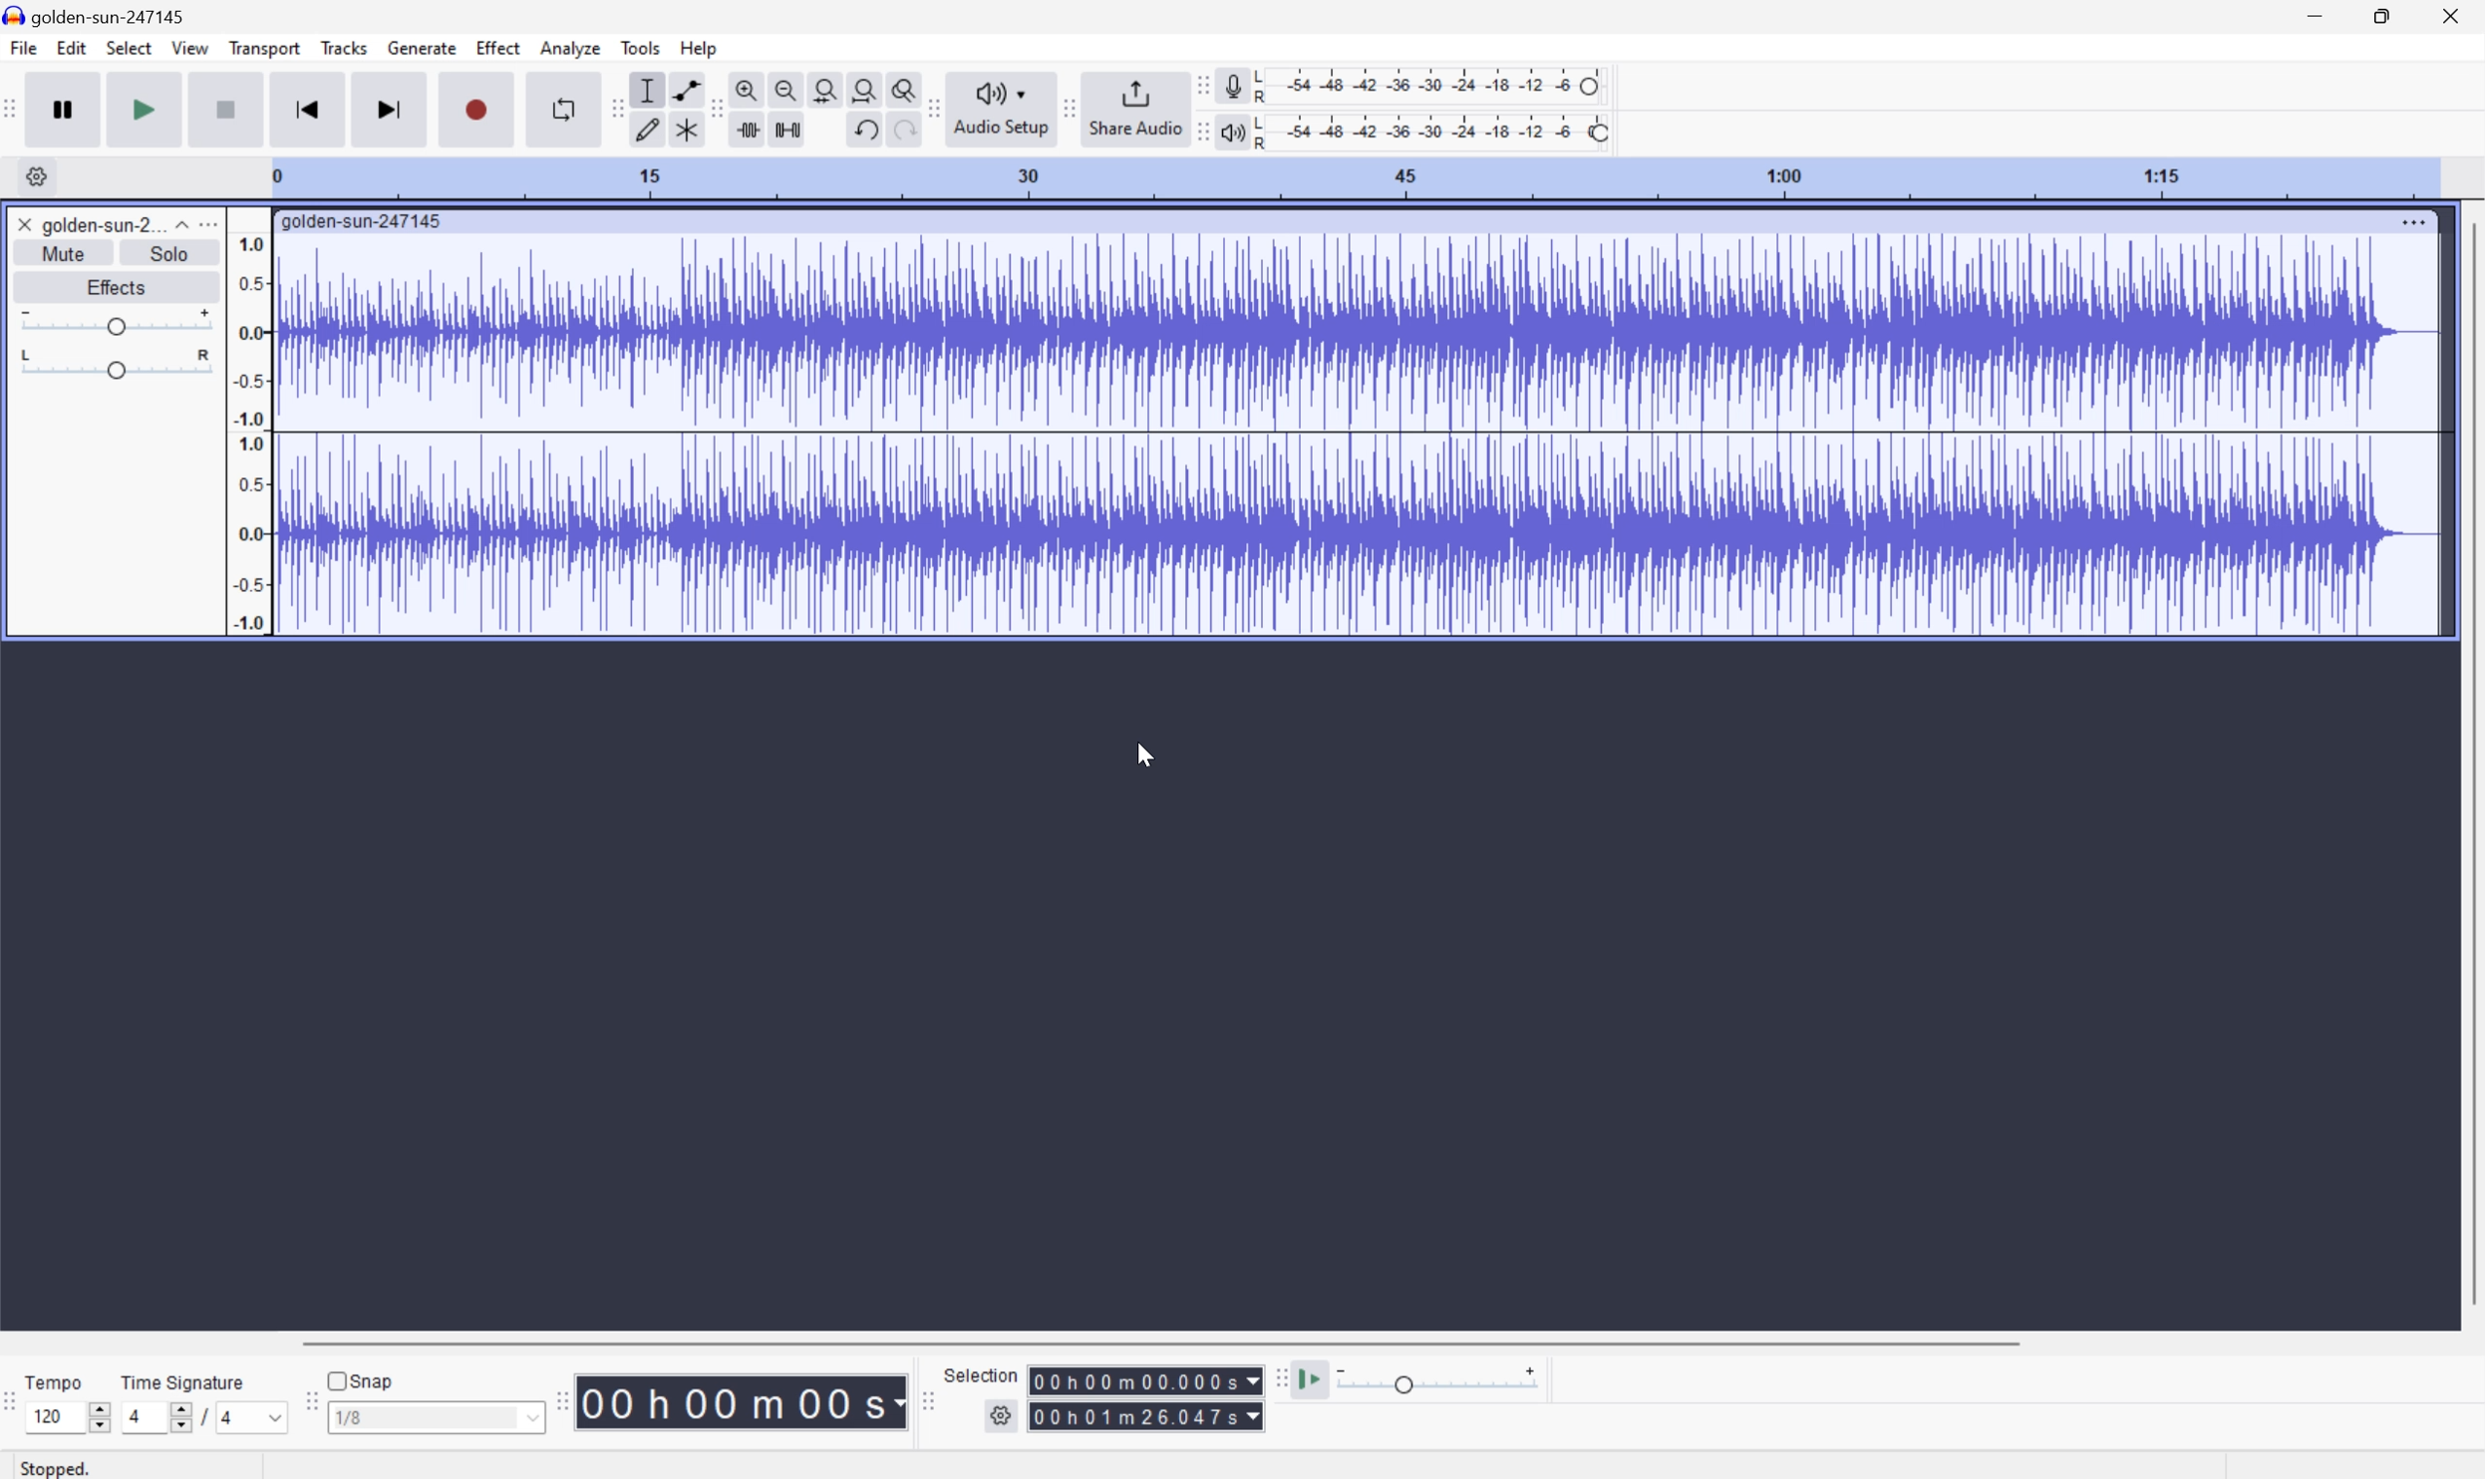 The width and height of the screenshot is (2485, 1479). What do you see at coordinates (73, 1415) in the screenshot?
I see `120 slider` at bounding box center [73, 1415].